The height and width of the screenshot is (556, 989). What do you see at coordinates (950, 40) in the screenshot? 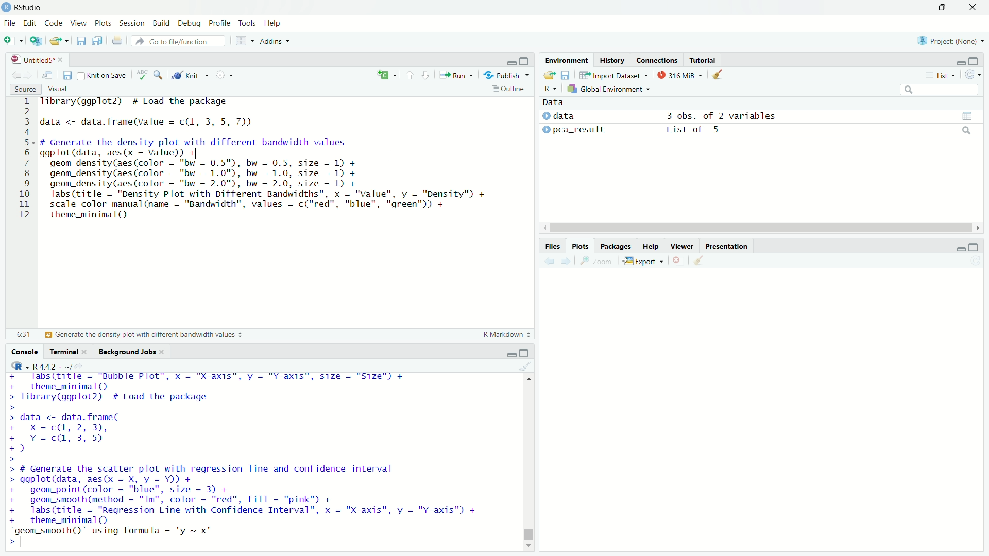
I see `Project: (None)` at bounding box center [950, 40].